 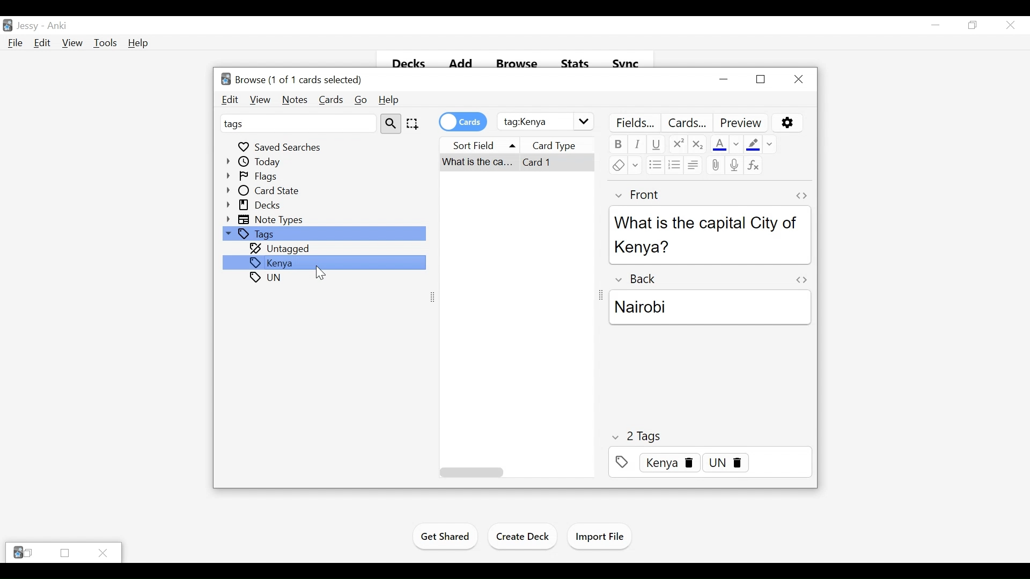 What do you see at coordinates (23, 553) in the screenshot?
I see `Anki Restore tabs` at bounding box center [23, 553].